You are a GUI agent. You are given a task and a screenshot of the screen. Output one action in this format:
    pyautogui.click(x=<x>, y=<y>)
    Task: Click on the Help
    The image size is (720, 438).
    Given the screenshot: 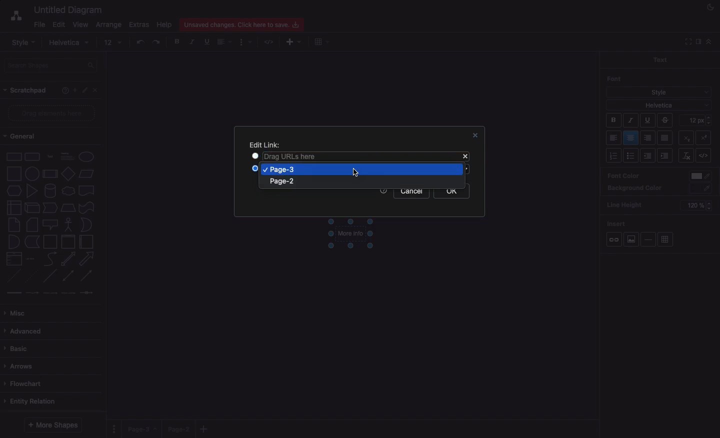 What is the action you would take?
    pyautogui.click(x=63, y=91)
    